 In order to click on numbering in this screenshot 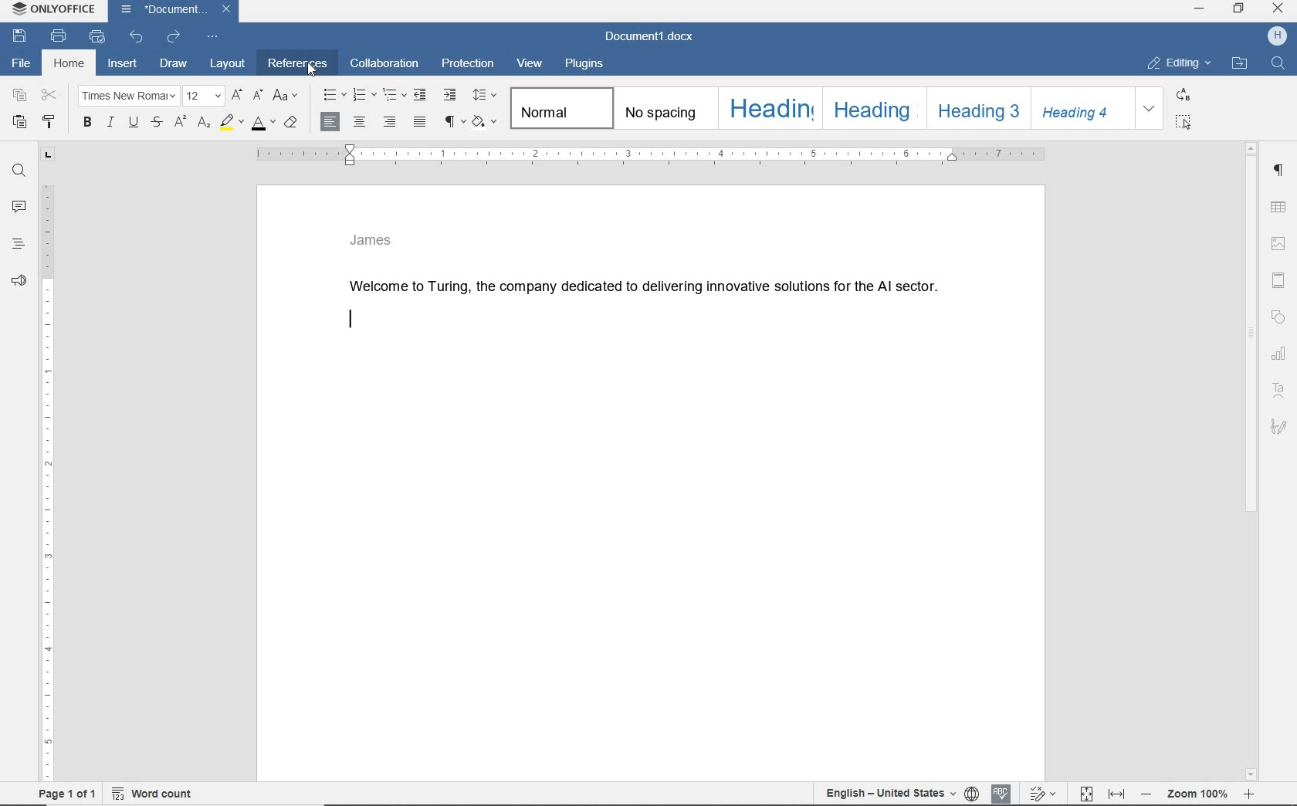, I will do `click(362, 96)`.